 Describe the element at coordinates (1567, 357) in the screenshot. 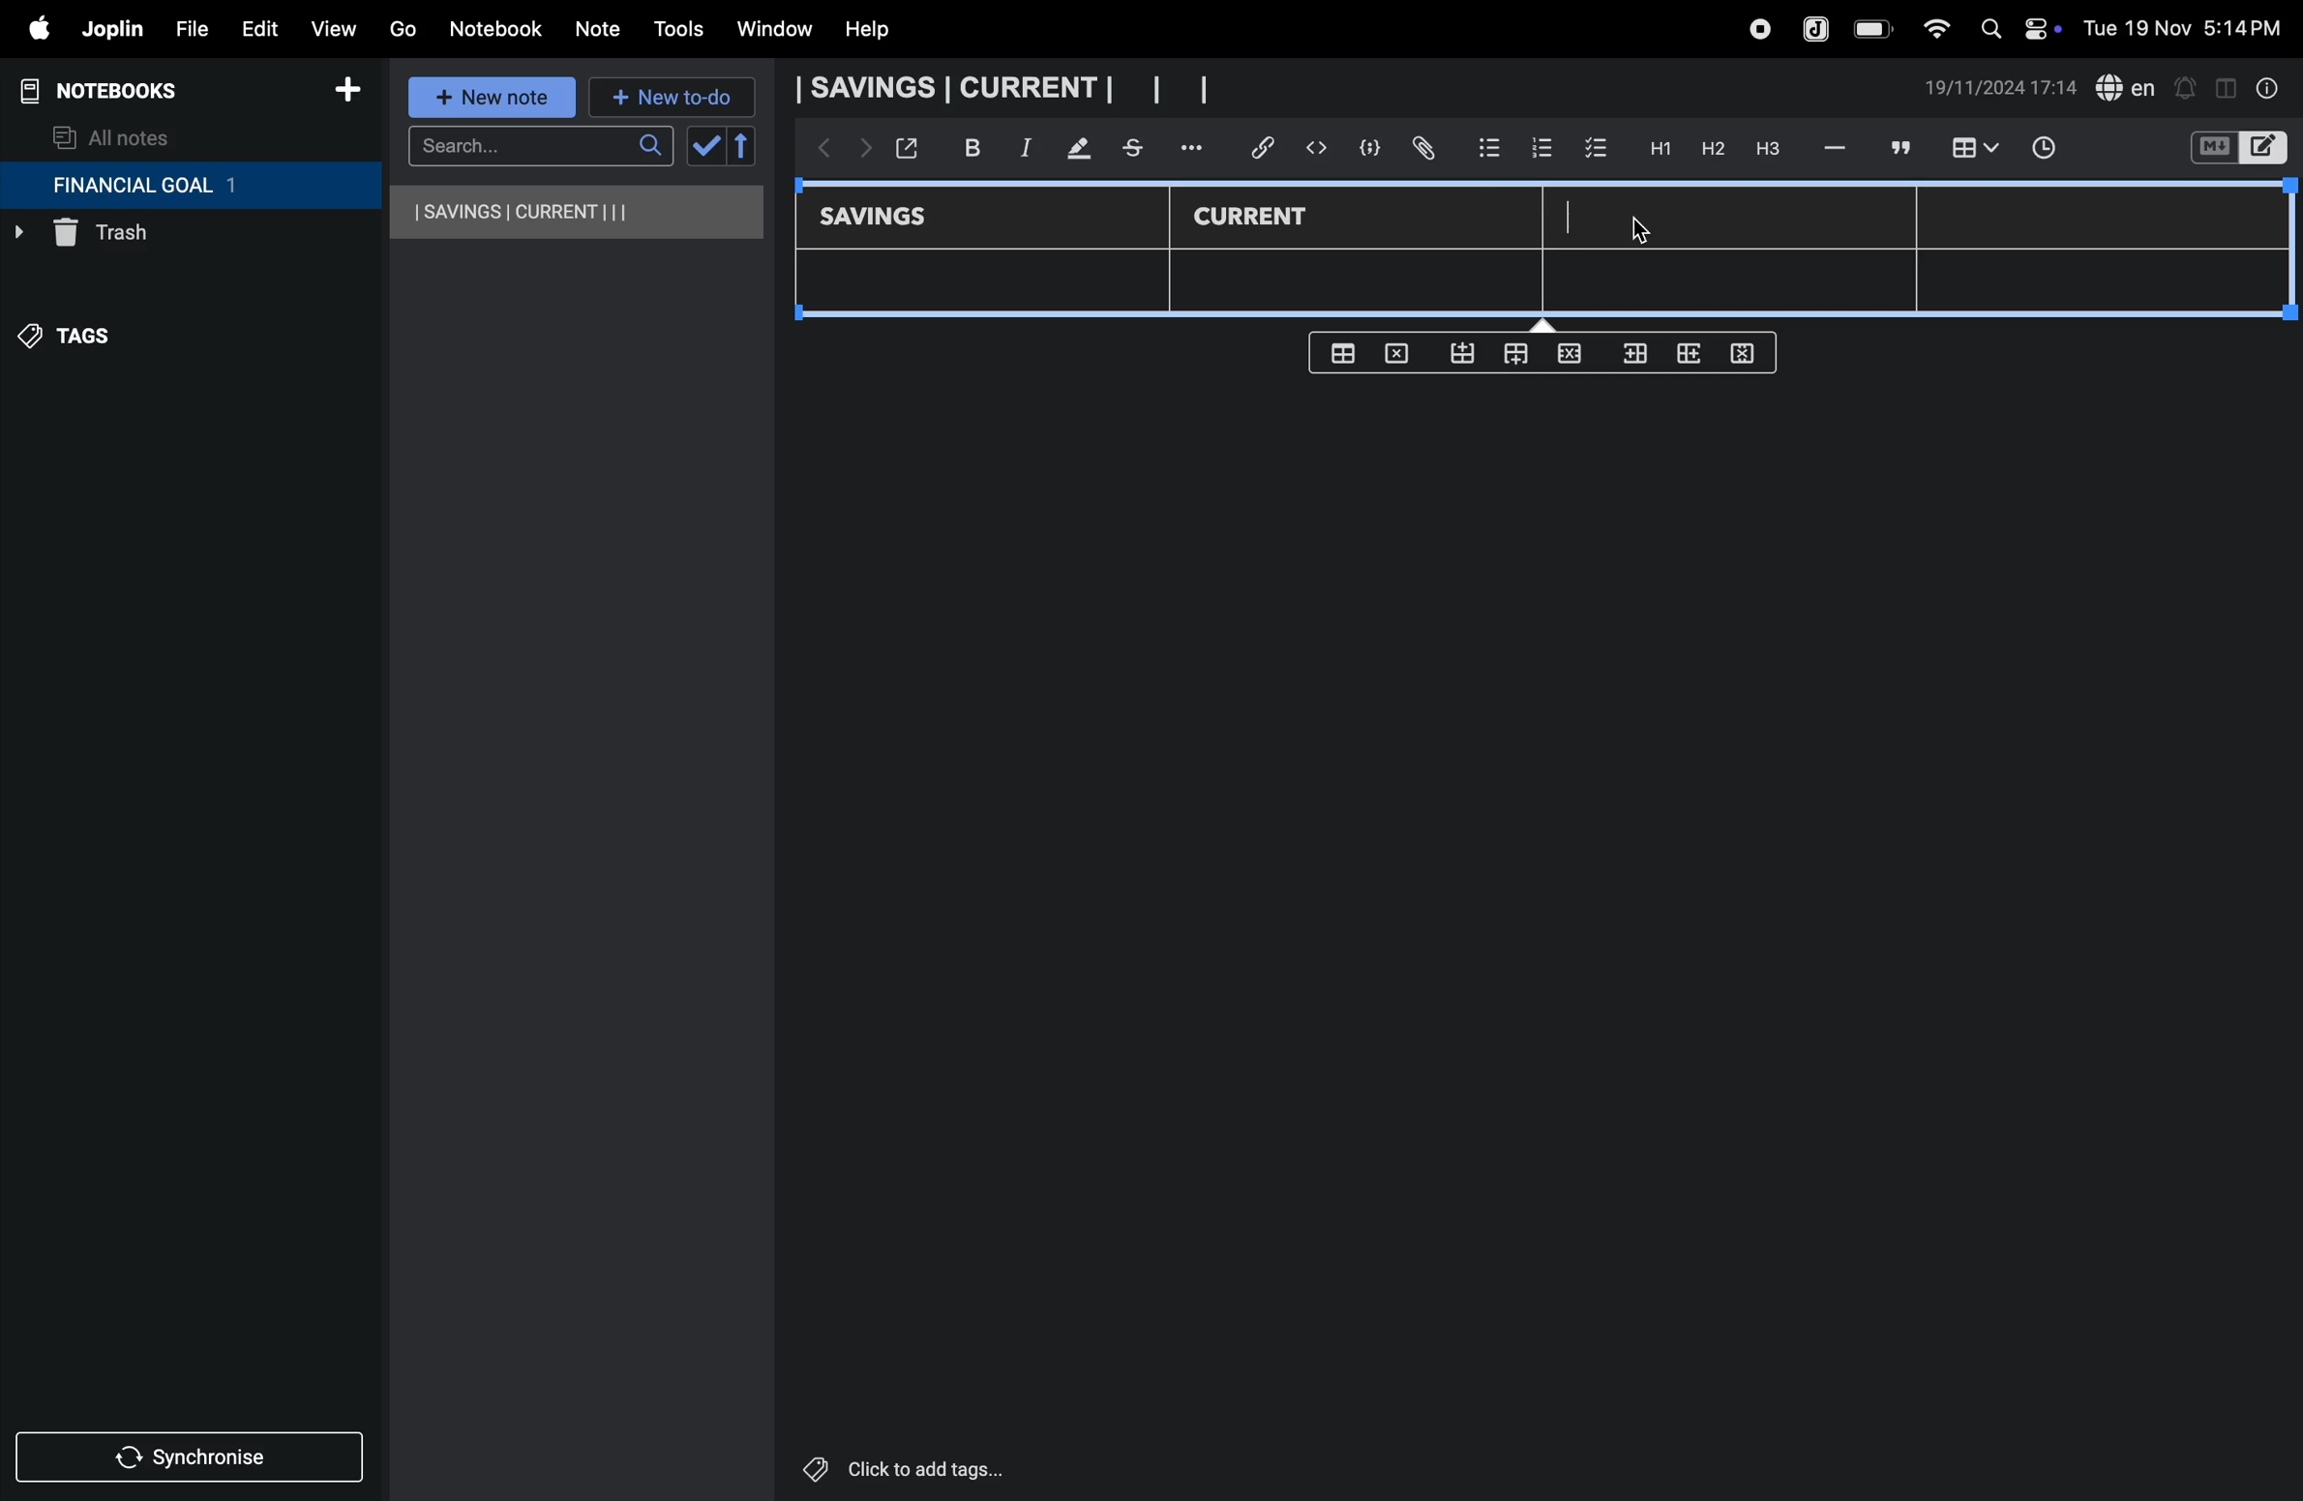

I see `close rows` at that location.